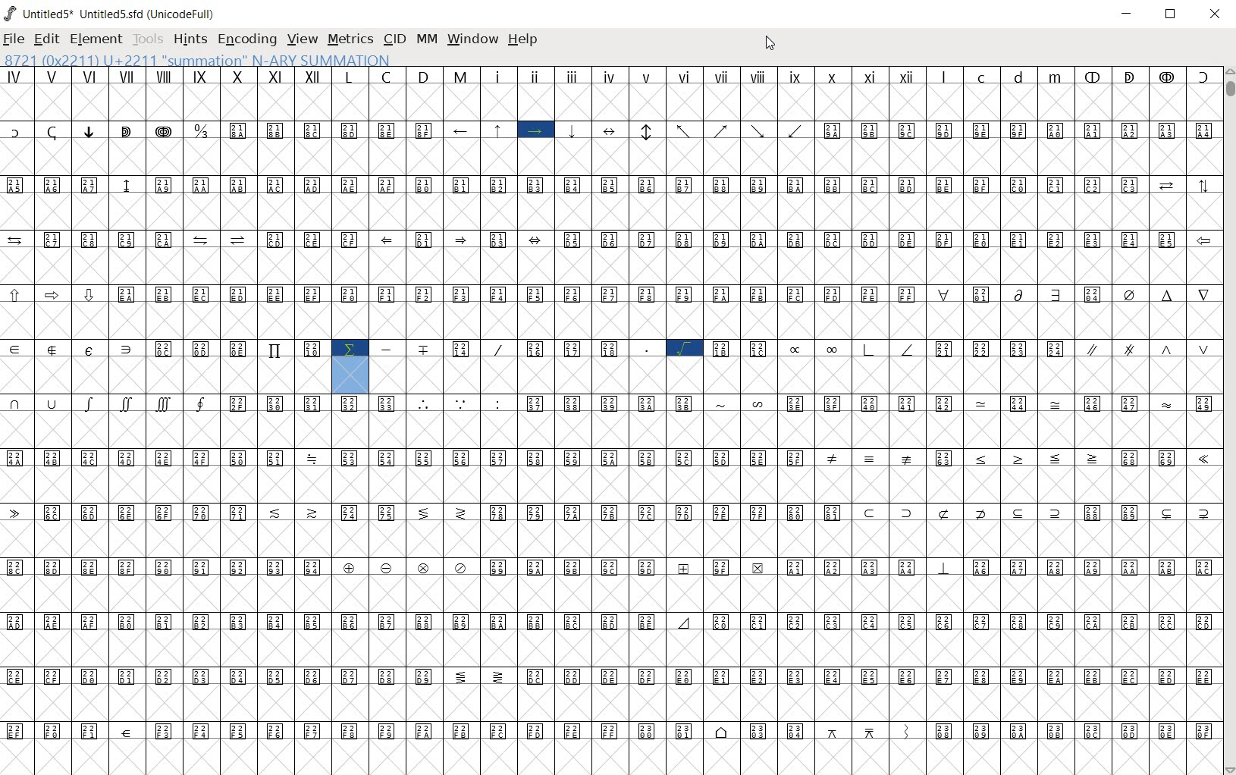 The width and height of the screenshot is (1236, 775). Describe the element at coordinates (613, 676) in the screenshot. I see `special symbols` at that location.